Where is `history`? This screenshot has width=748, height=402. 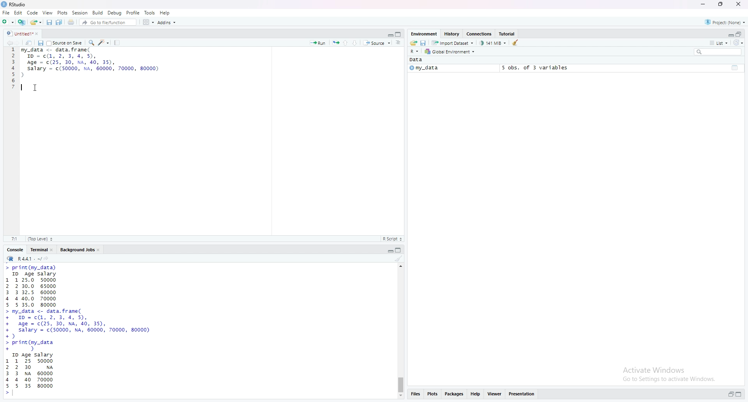
history is located at coordinates (452, 33).